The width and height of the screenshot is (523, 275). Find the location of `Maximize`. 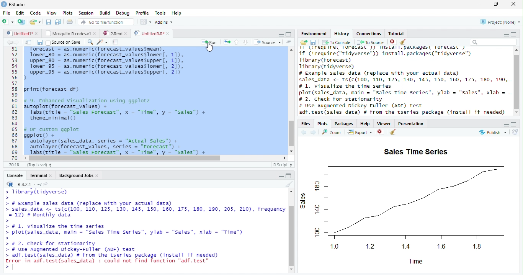

Maximize is located at coordinates (289, 34).